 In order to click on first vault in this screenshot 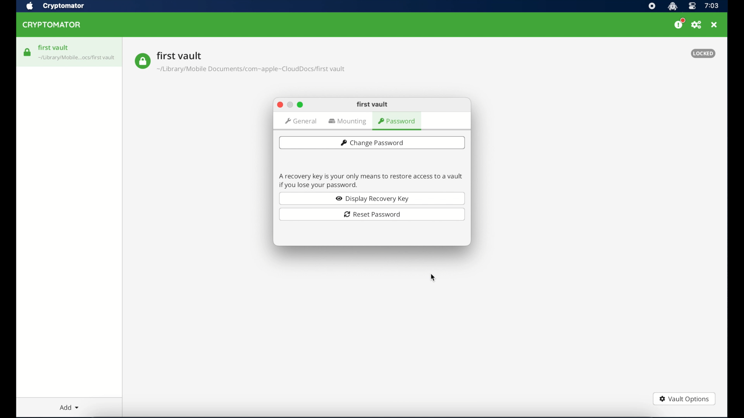, I will do `click(54, 48)`.